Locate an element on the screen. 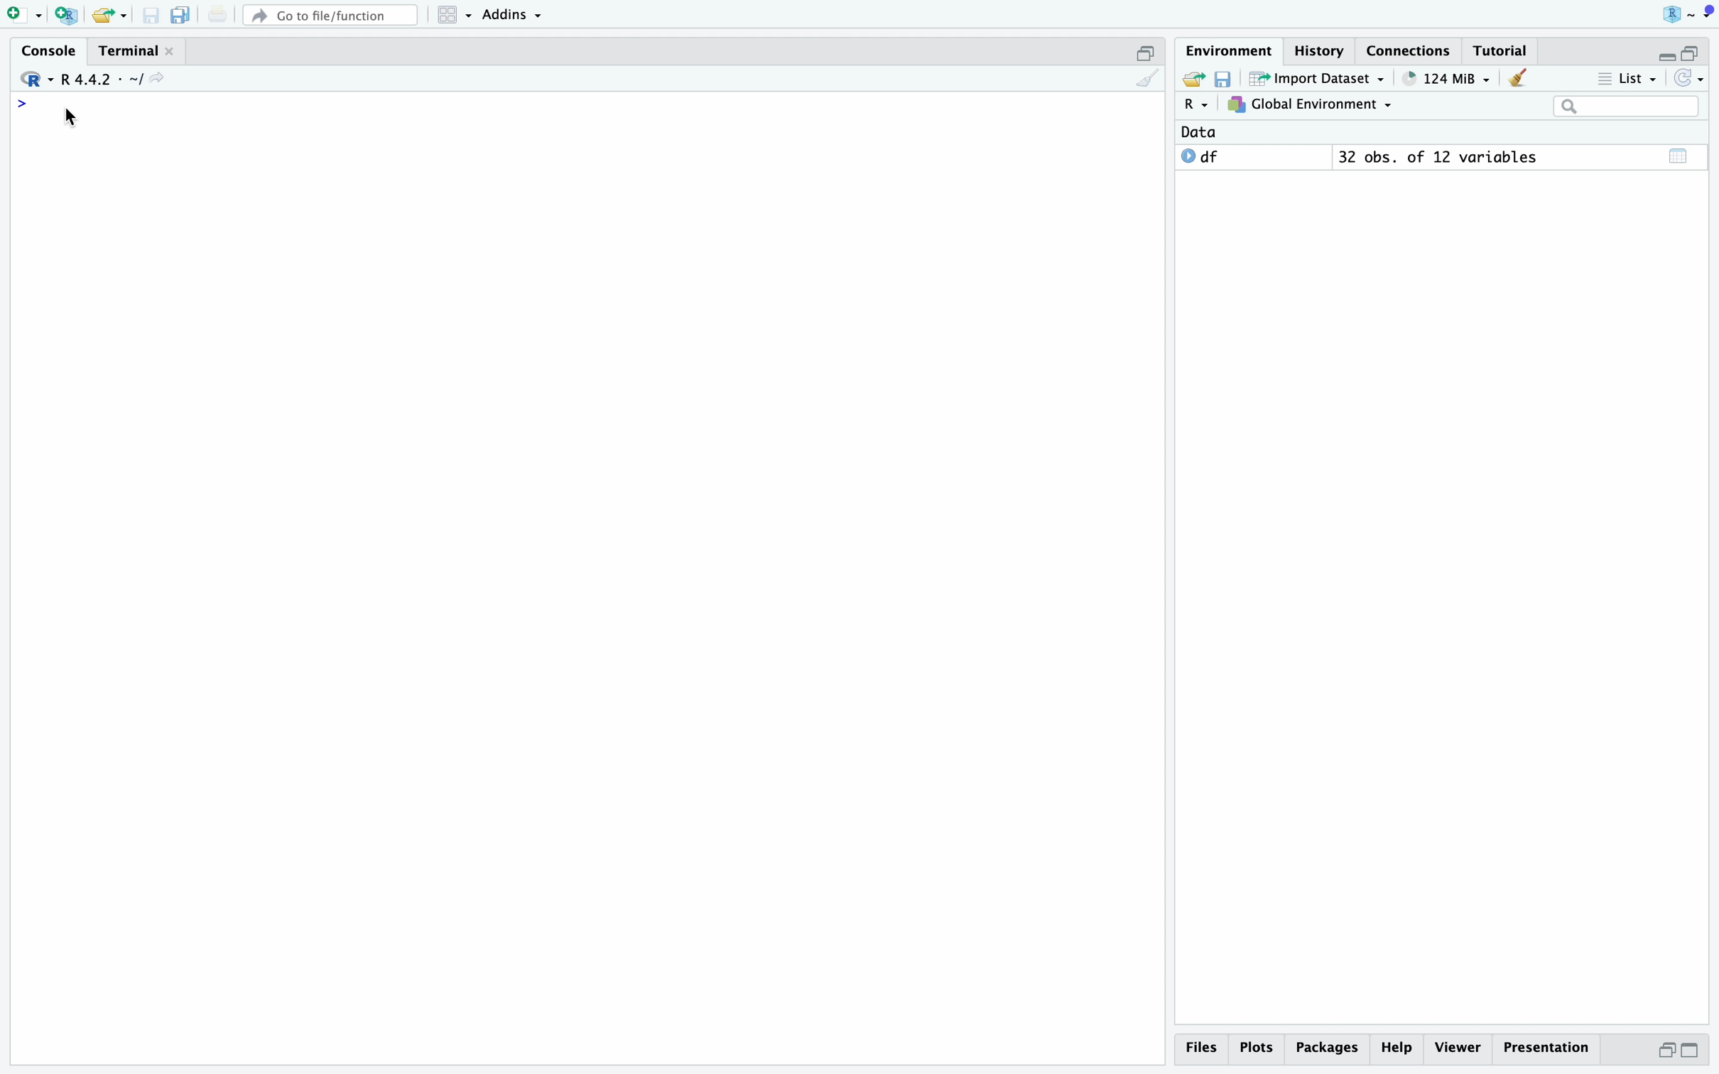  print is located at coordinates (217, 13).